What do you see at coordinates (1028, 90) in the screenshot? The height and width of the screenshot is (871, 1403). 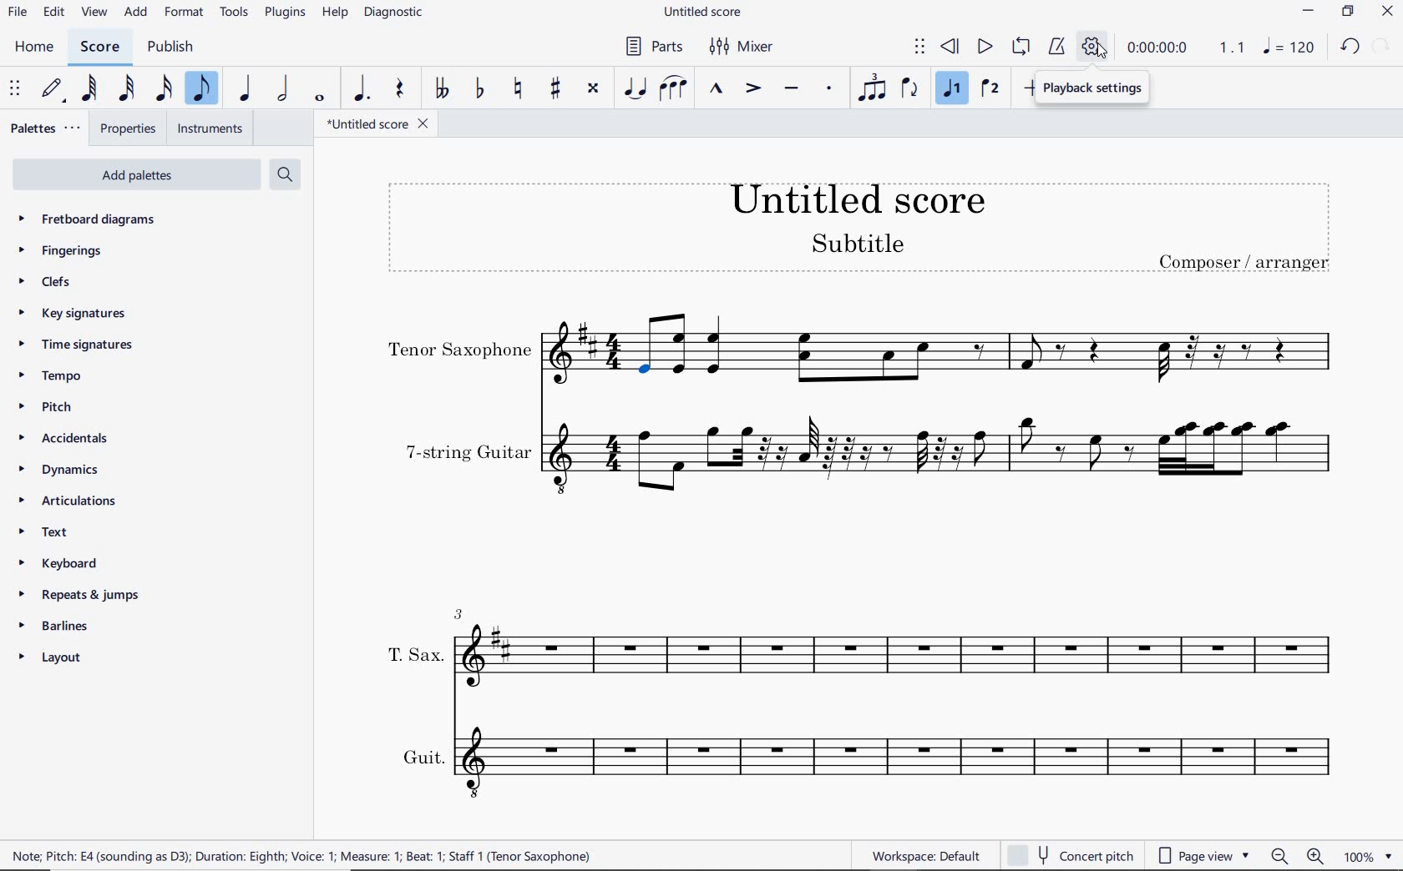 I see `ADD` at bounding box center [1028, 90].